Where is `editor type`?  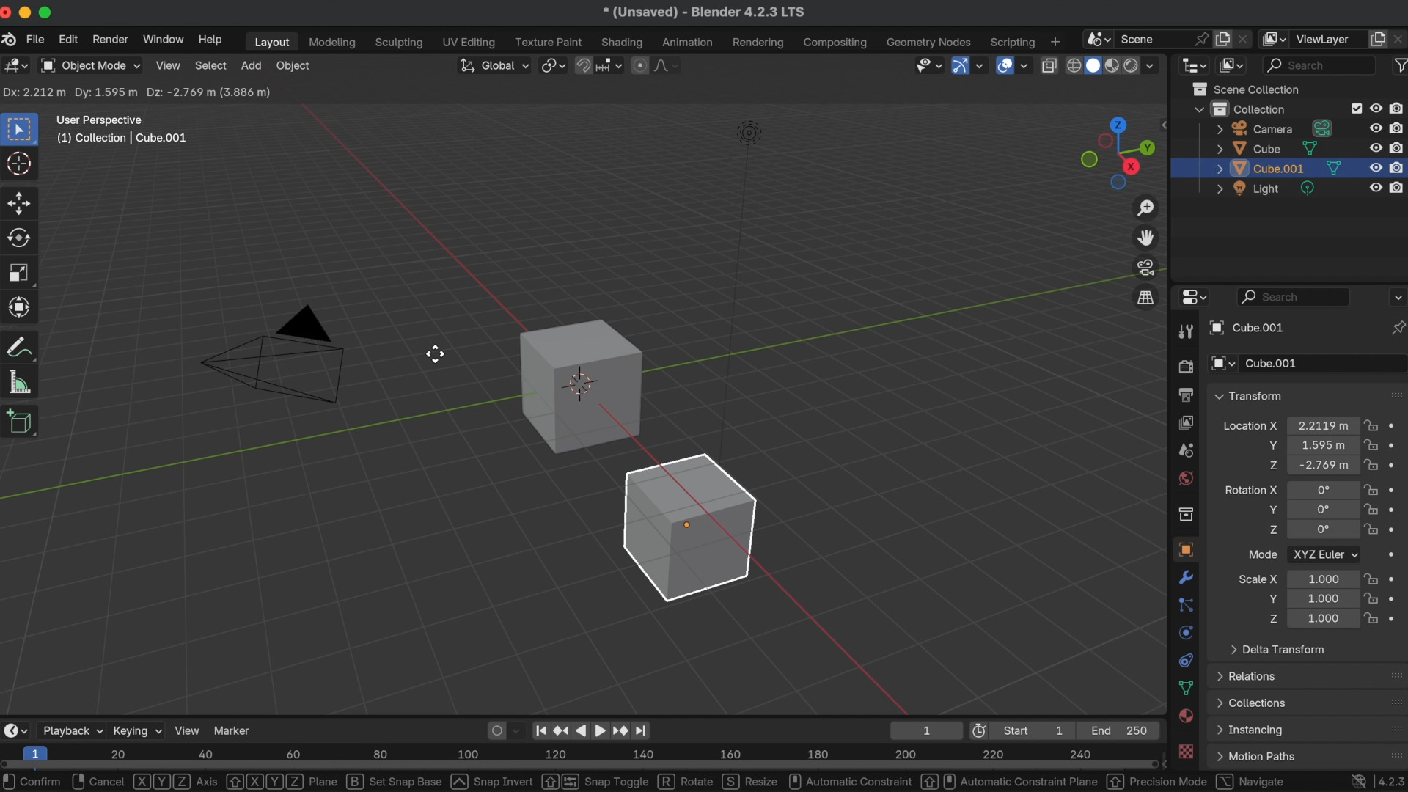 editor type is located at coordinates (15, 730).